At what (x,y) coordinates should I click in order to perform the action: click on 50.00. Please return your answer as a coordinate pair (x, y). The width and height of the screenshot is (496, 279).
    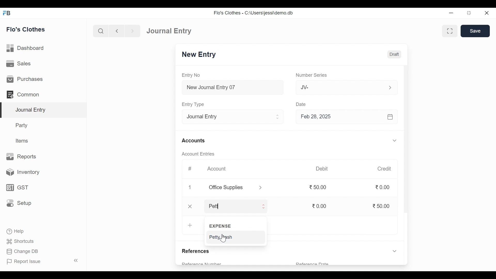
    Looking at the image, I should click on (320, 187).